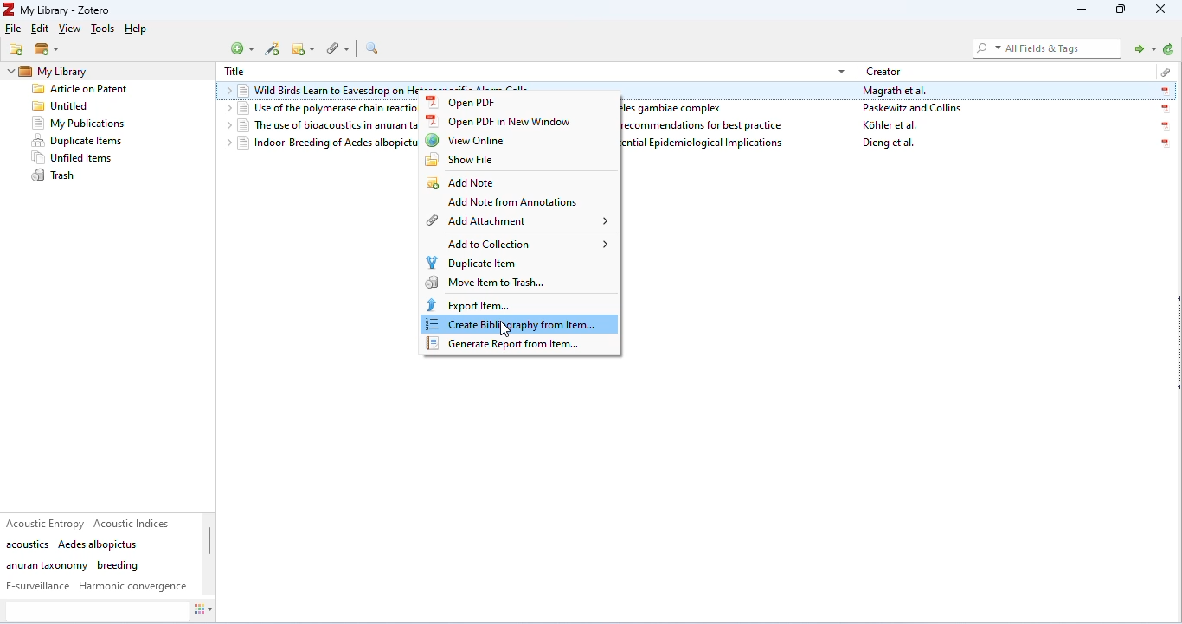  What do you see at coordinates (211, 611) in the screenshot?
I see `actions` at bounding box center [211, 611].